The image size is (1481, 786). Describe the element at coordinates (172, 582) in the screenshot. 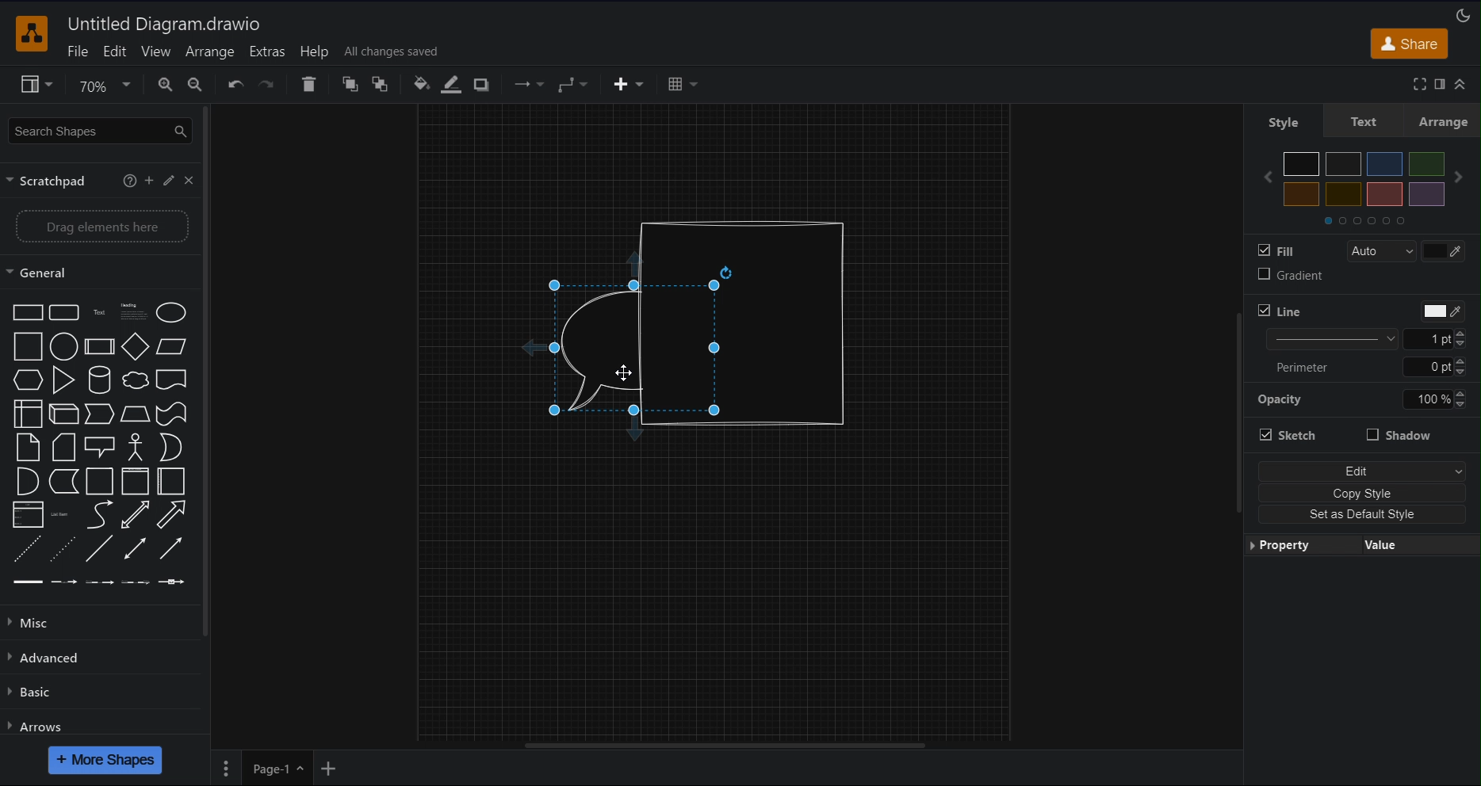

I see `Connector with symbol` at that location.